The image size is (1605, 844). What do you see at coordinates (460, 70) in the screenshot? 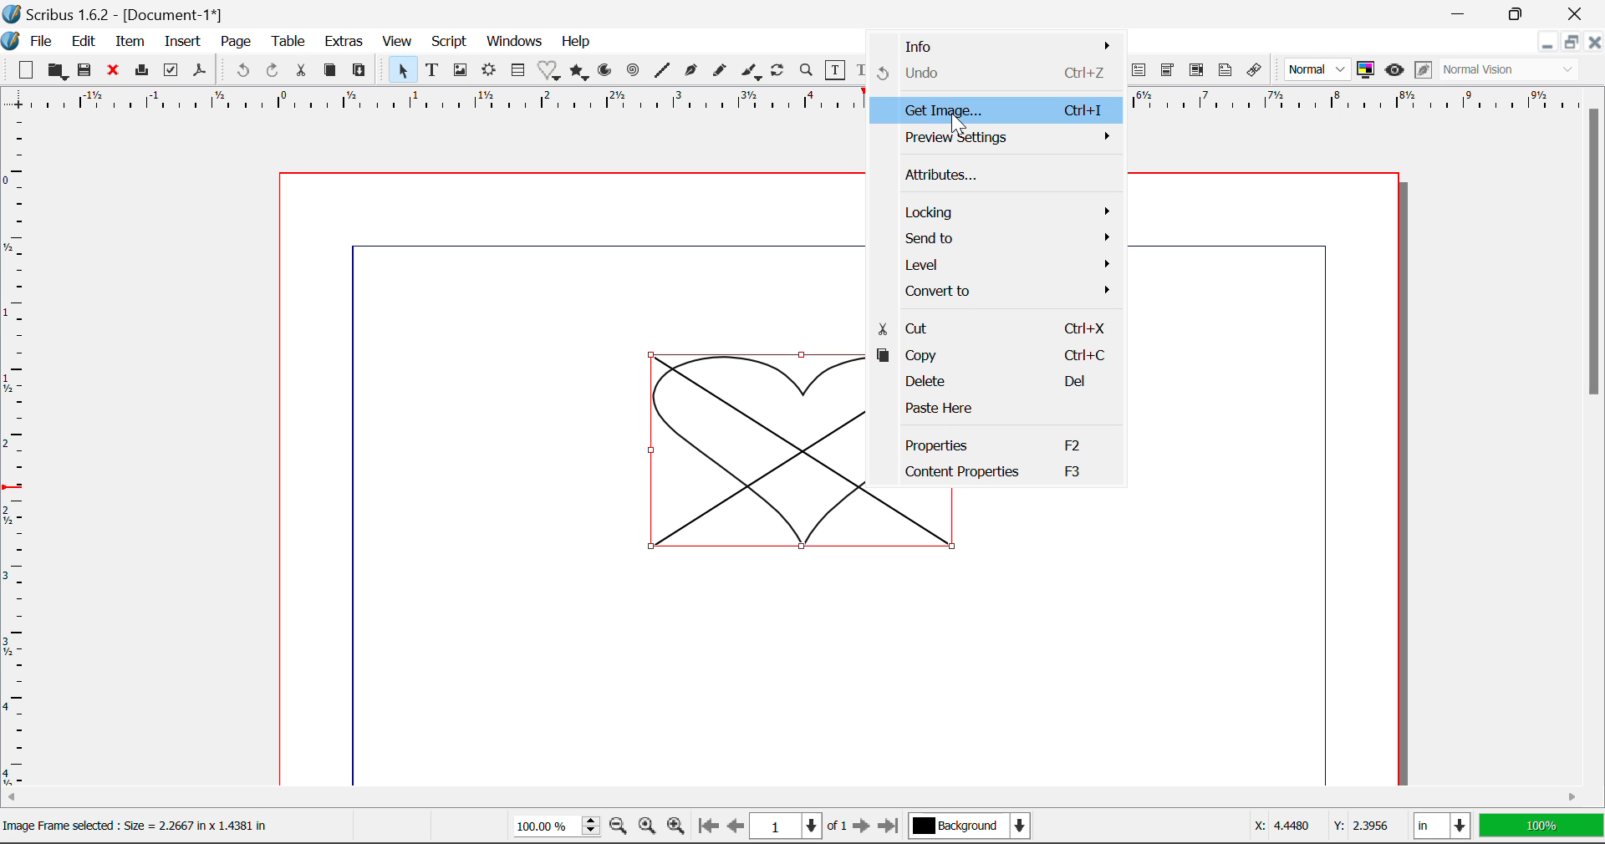
I see `Image Frames` at bounding box center [460, 70].